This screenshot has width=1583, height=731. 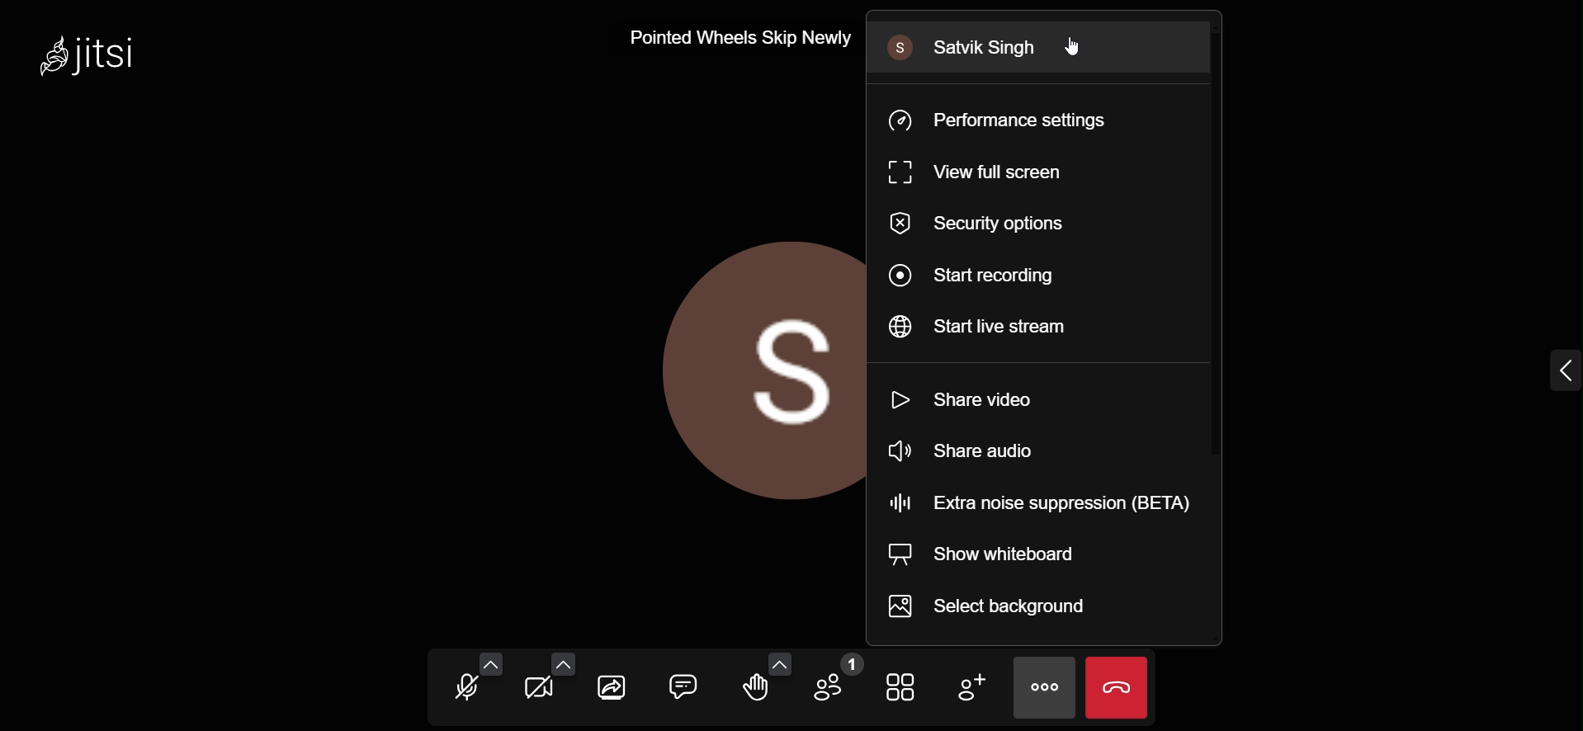 What do you see at coordinates (995, 225) in the screenshot?
I see `security options` at bounding box center [995, 225].